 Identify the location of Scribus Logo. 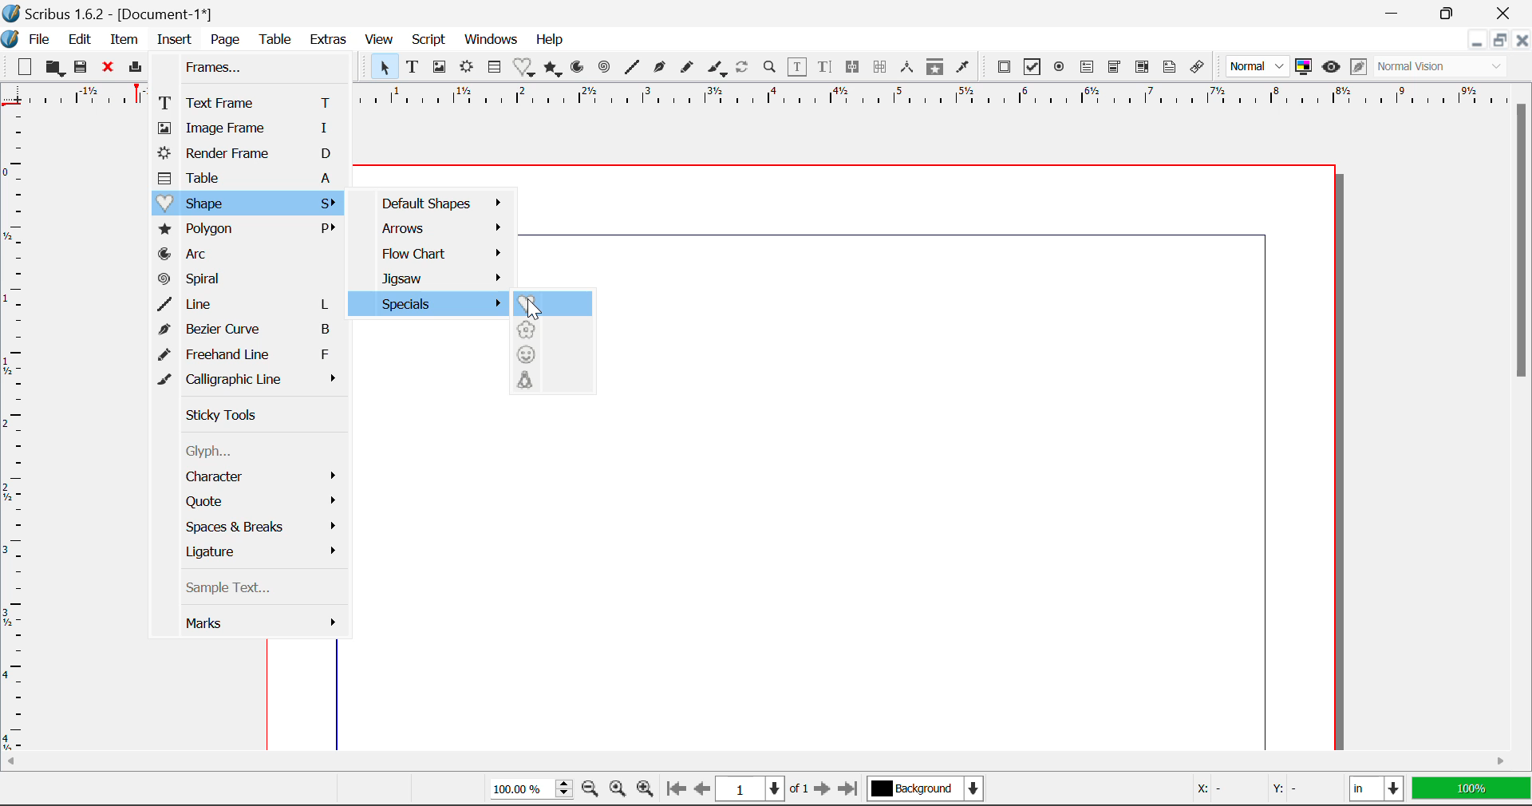
(10, 40).